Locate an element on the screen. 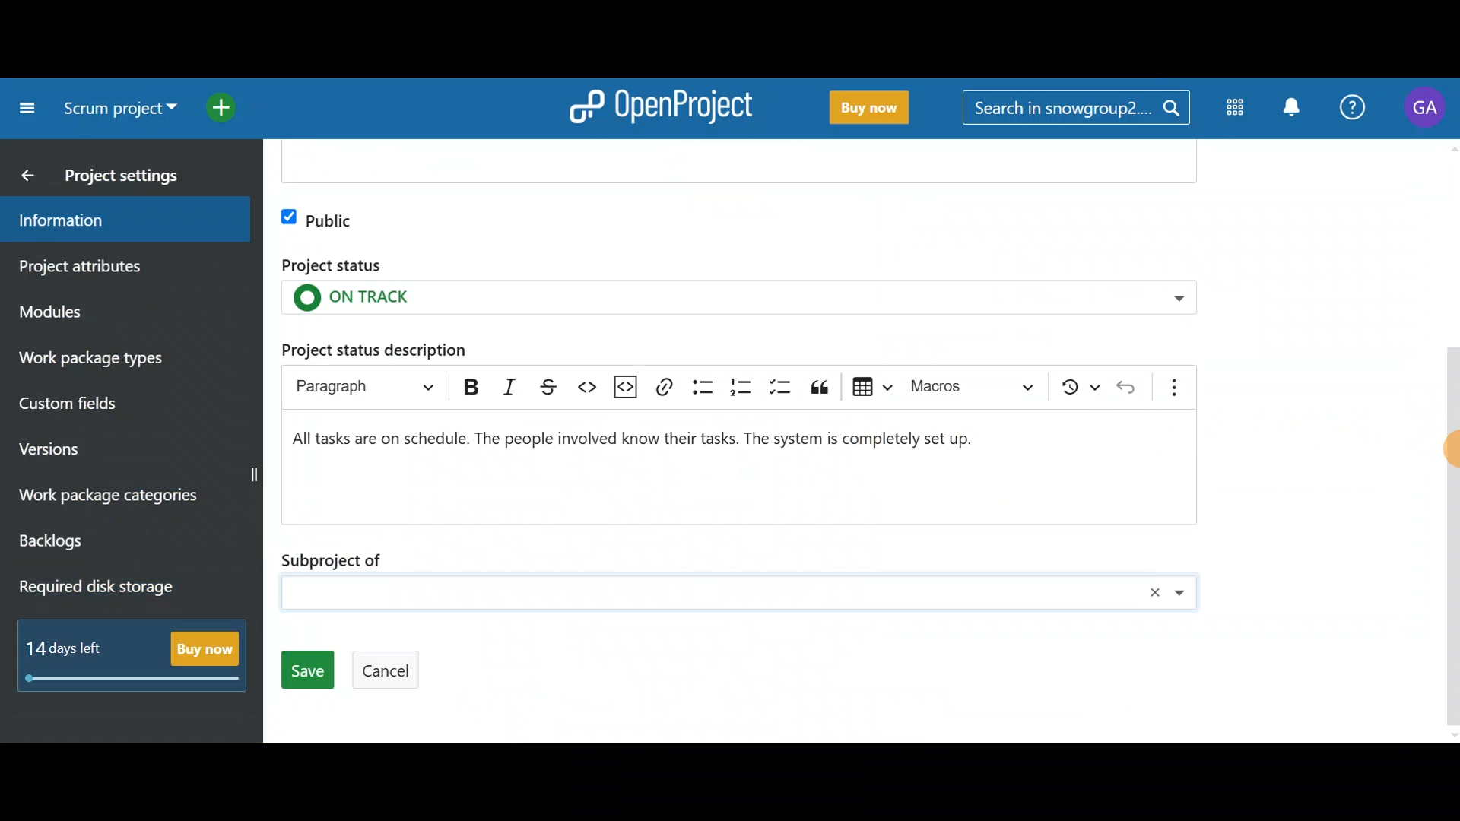  Collapse project menu is located at coordinates (24, 108).